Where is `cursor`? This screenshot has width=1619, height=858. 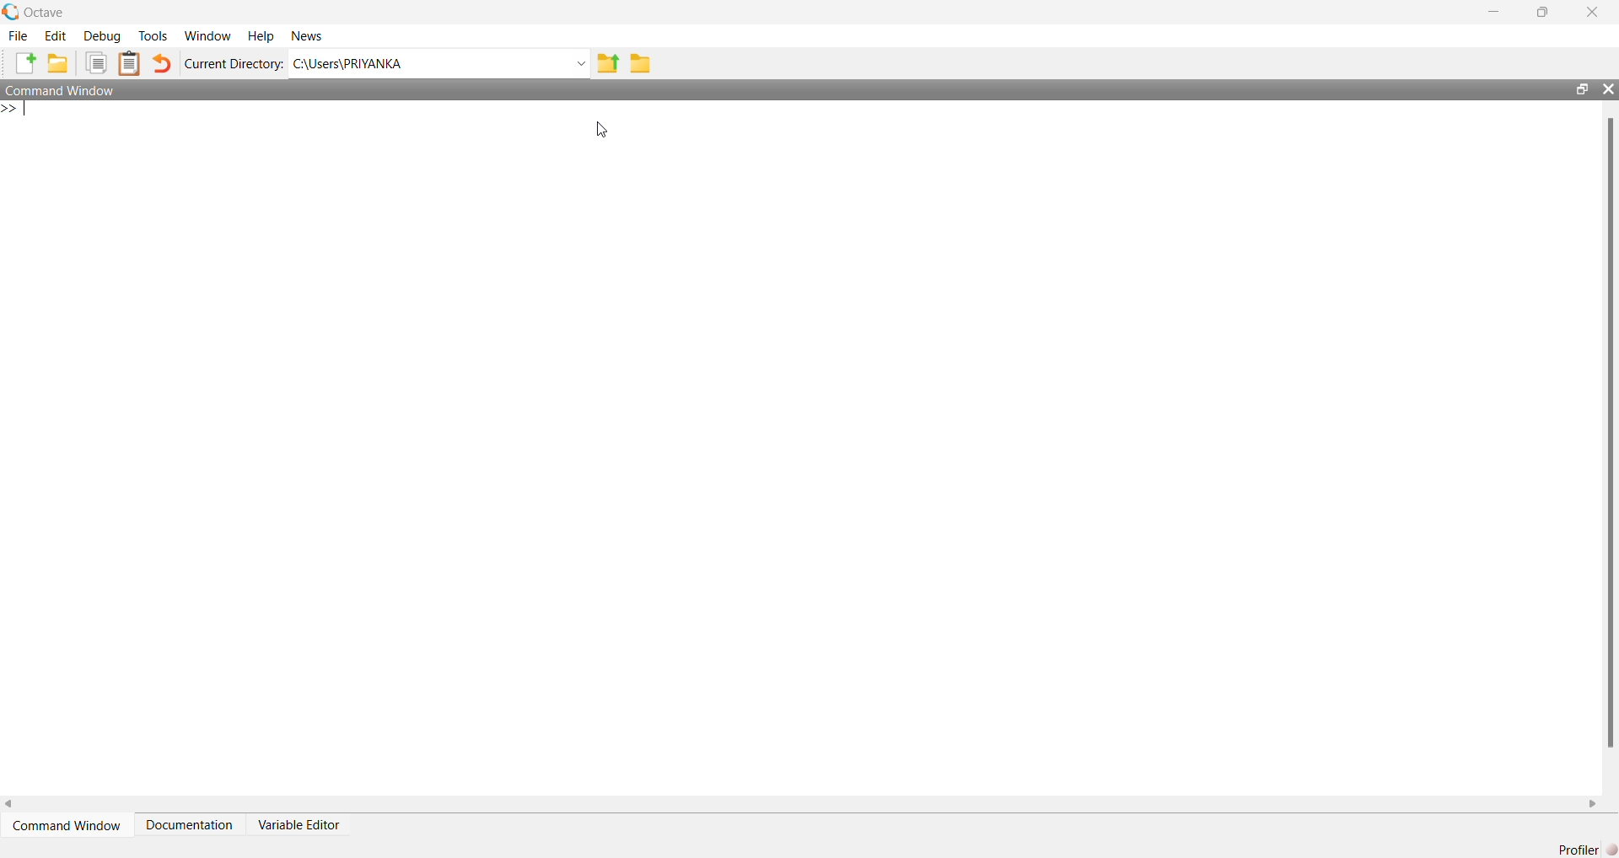 cursor is located at coordinates (600, 129).